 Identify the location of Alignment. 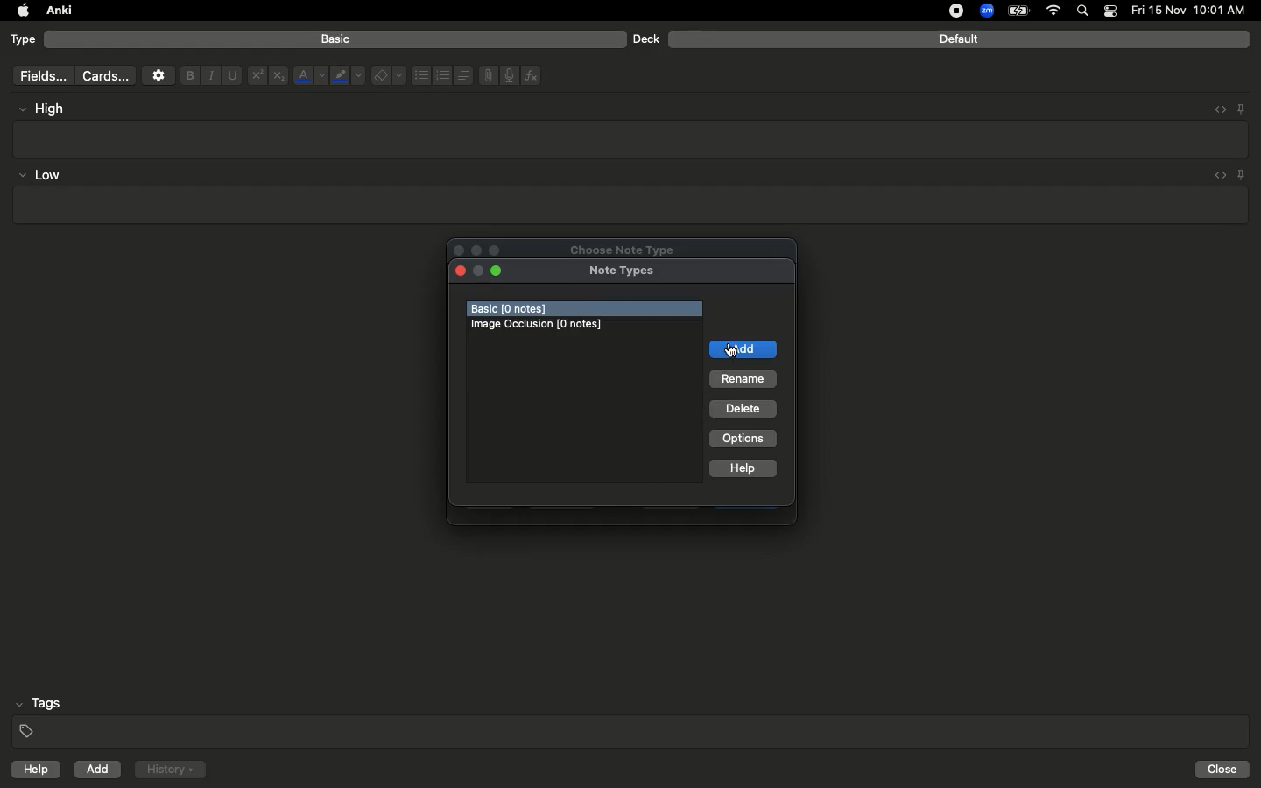
(461, 74).